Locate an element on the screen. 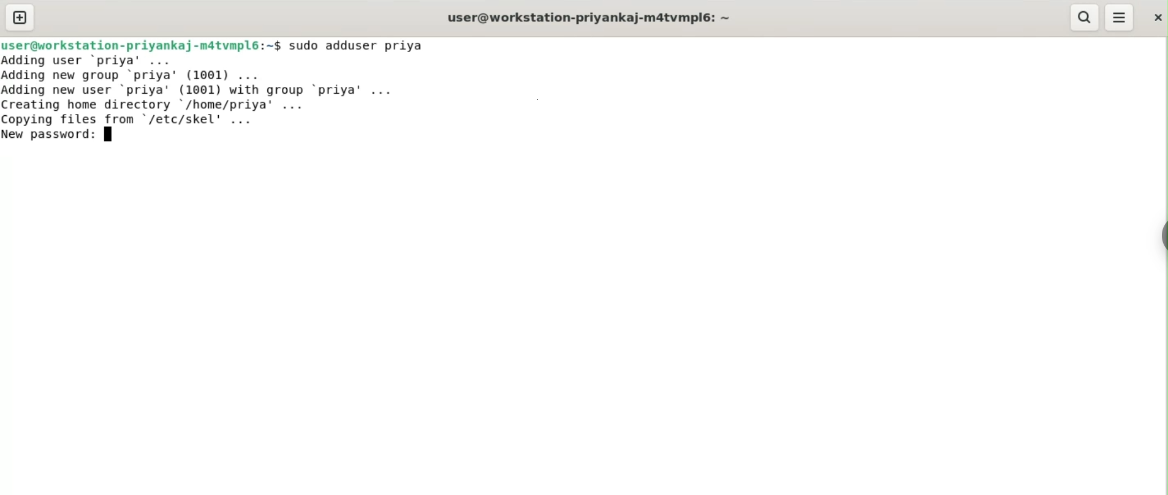 The height and width of the screenshot is (495, 1168). sidebar is located at coordinates (1162, 236).